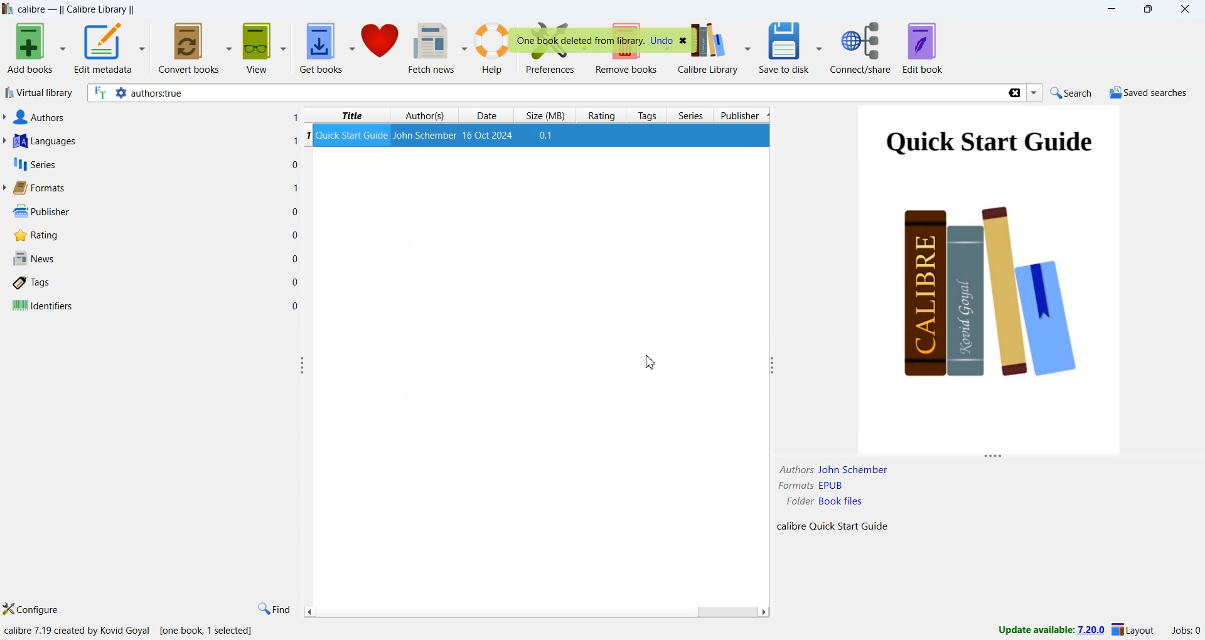  I want to click on identifiers, so click(42, 306).